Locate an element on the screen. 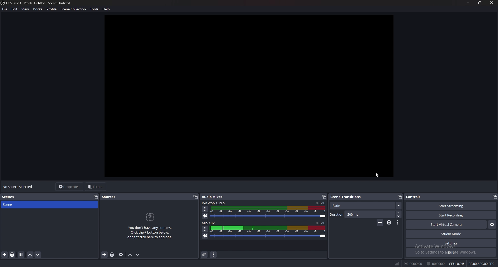 This screenshot has width=498, height=267. advanced audio properties is located at coordinates (204, 255).